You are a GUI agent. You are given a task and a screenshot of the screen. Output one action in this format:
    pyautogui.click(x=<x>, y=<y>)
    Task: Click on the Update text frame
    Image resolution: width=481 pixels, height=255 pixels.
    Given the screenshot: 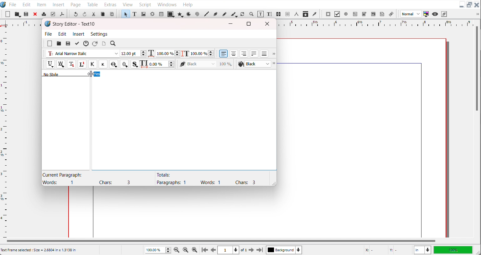 What is the action you would take?
    pyautogui.click(x=104, y=43)
    